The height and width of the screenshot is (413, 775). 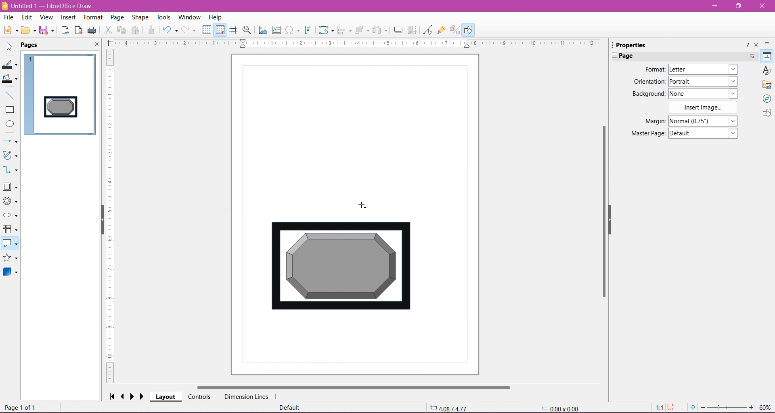 I want to click on Fit page to current window, so click(x=692, y=407).